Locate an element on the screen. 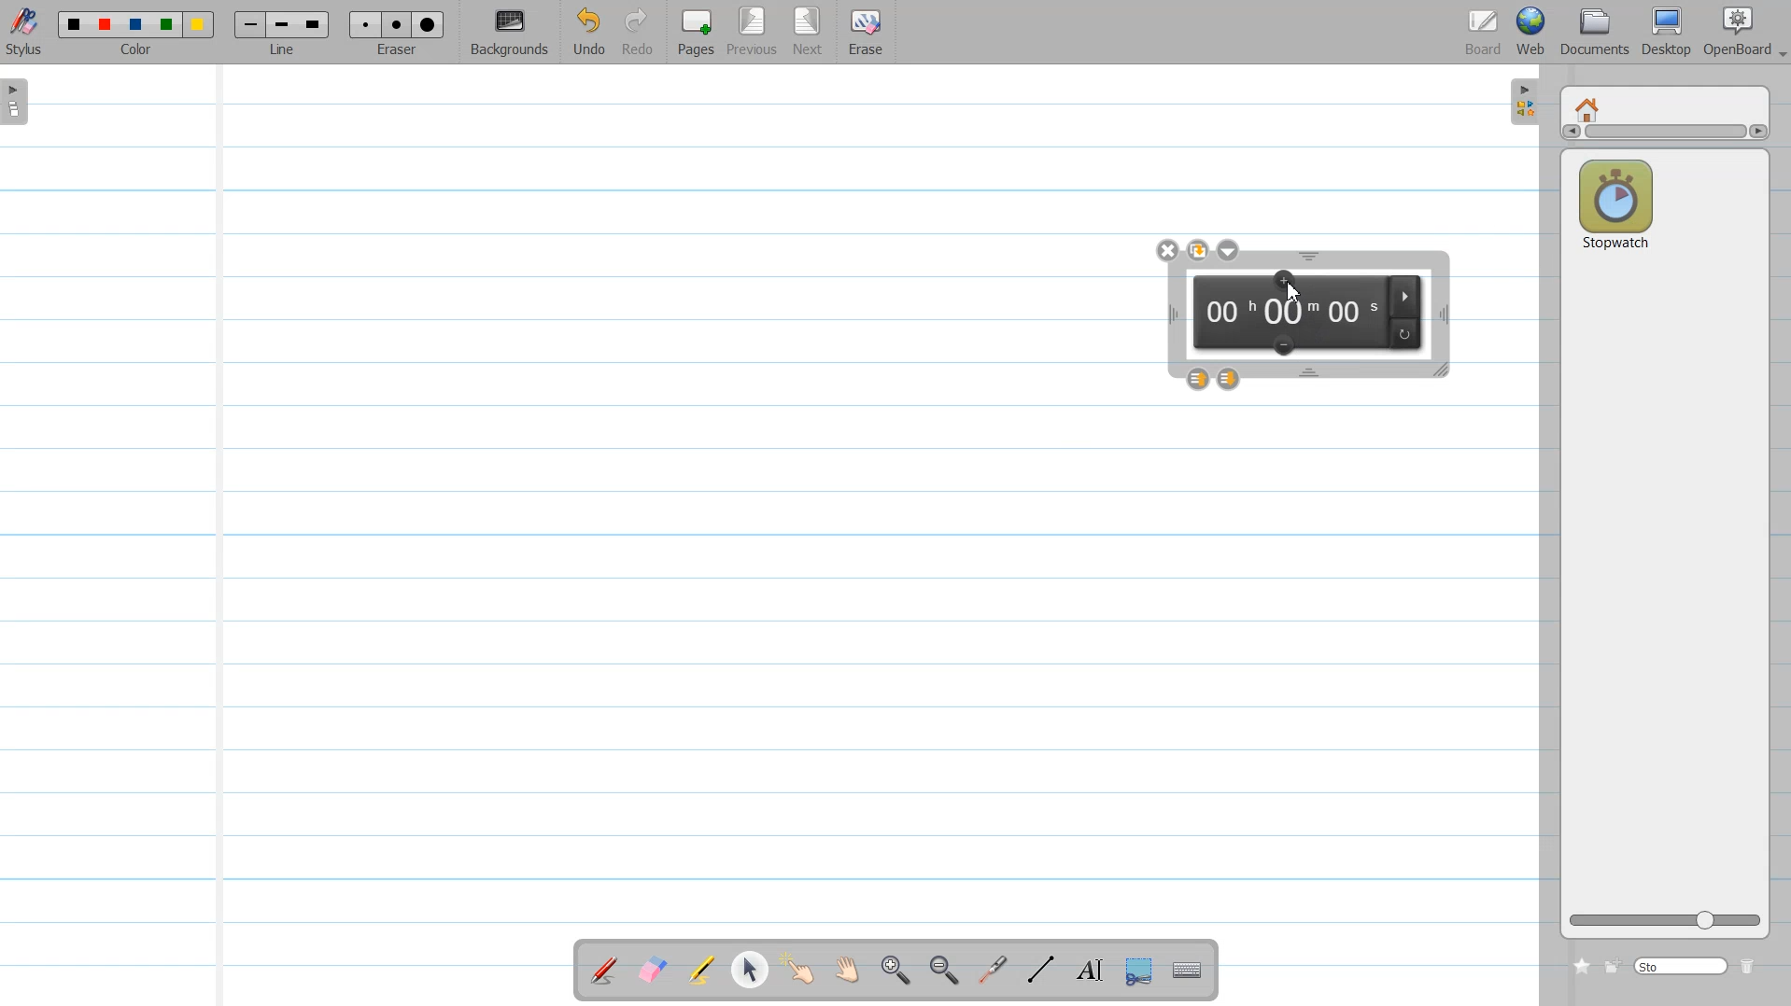 The width and height of the screenshot is (1791, 1006). Erase is located at coordinates (866, 33).